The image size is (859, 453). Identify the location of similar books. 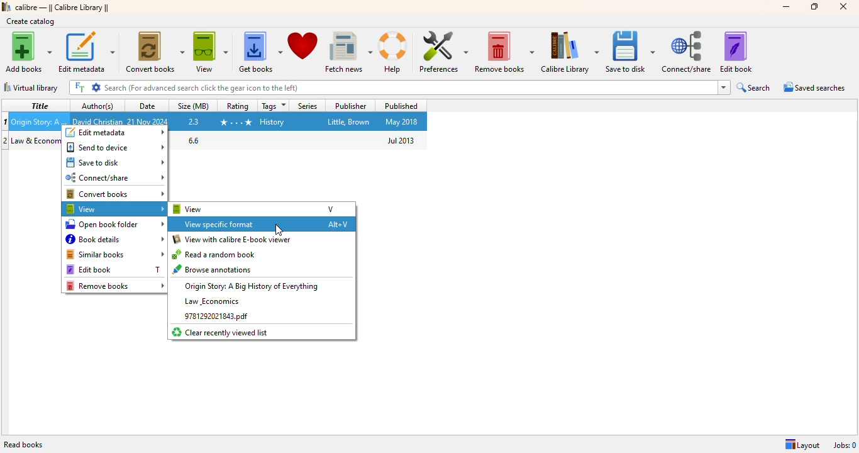
(114, 254).